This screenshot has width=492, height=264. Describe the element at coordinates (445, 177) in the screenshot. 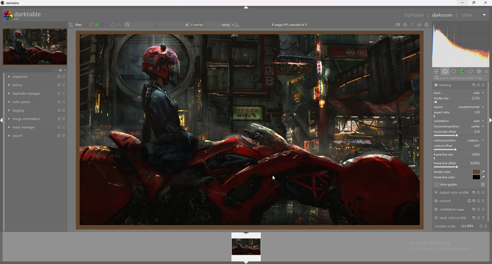

I see `frame line color` at that location.